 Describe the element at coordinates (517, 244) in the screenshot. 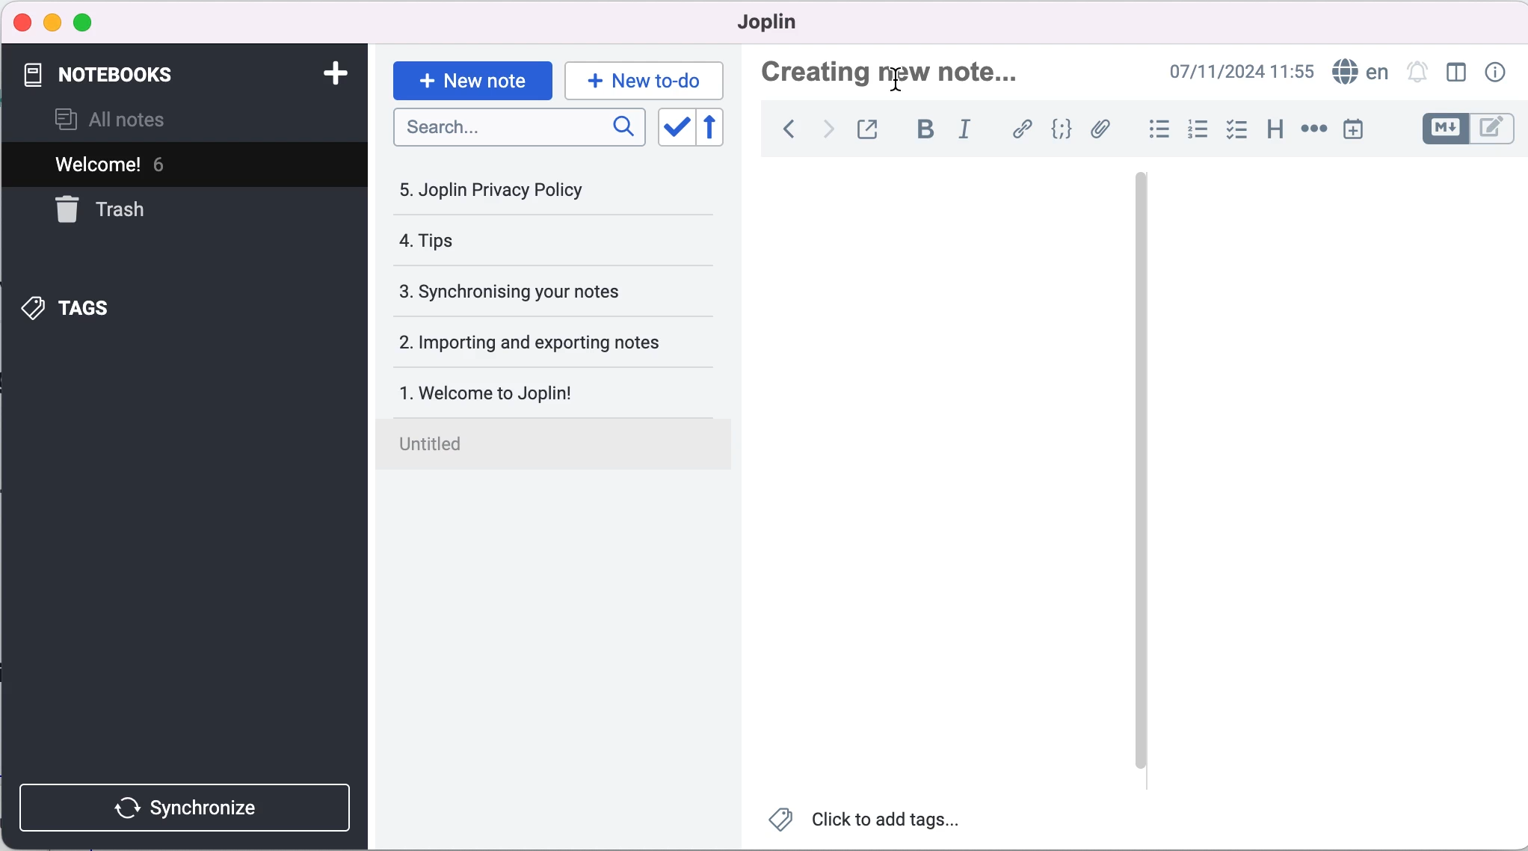

I see `tips` at that location.